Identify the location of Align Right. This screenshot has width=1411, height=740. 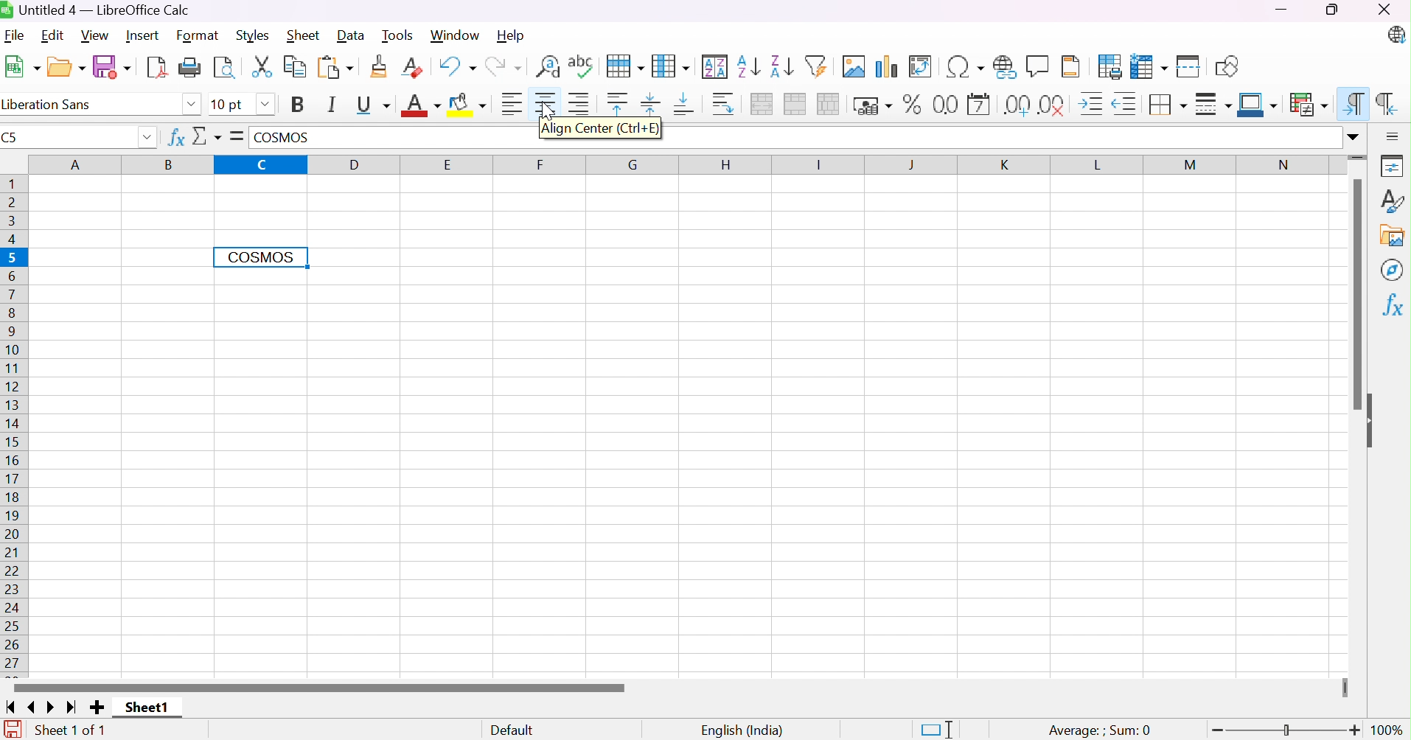
(582, 104).